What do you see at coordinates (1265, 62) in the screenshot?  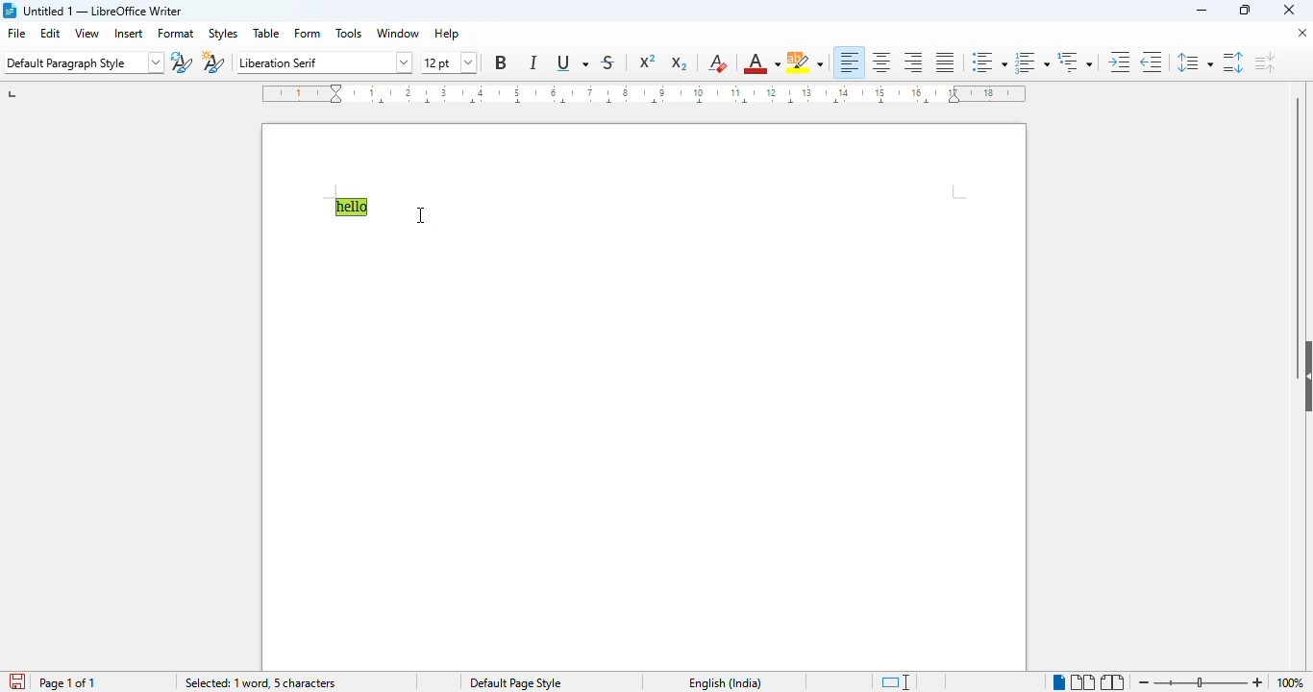 I see `decrease paragraph spacing` at bounding box center [1265, 62].